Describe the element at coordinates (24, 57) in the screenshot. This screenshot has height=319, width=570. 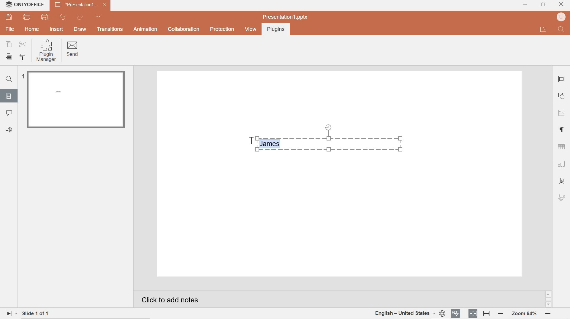
I see `copy style` at that location.